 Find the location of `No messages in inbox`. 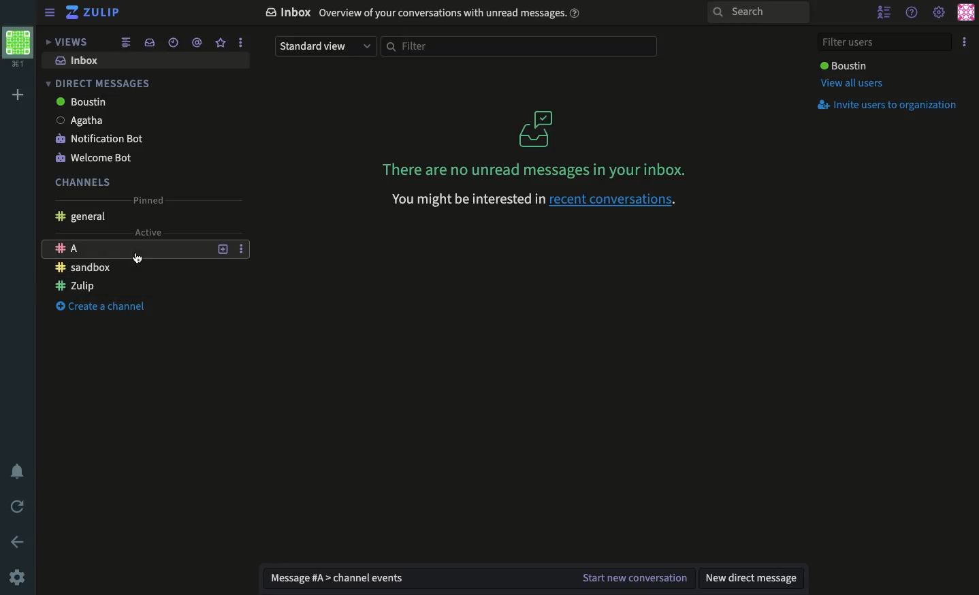

No messages in inbox is located at coordinates (536, 170).